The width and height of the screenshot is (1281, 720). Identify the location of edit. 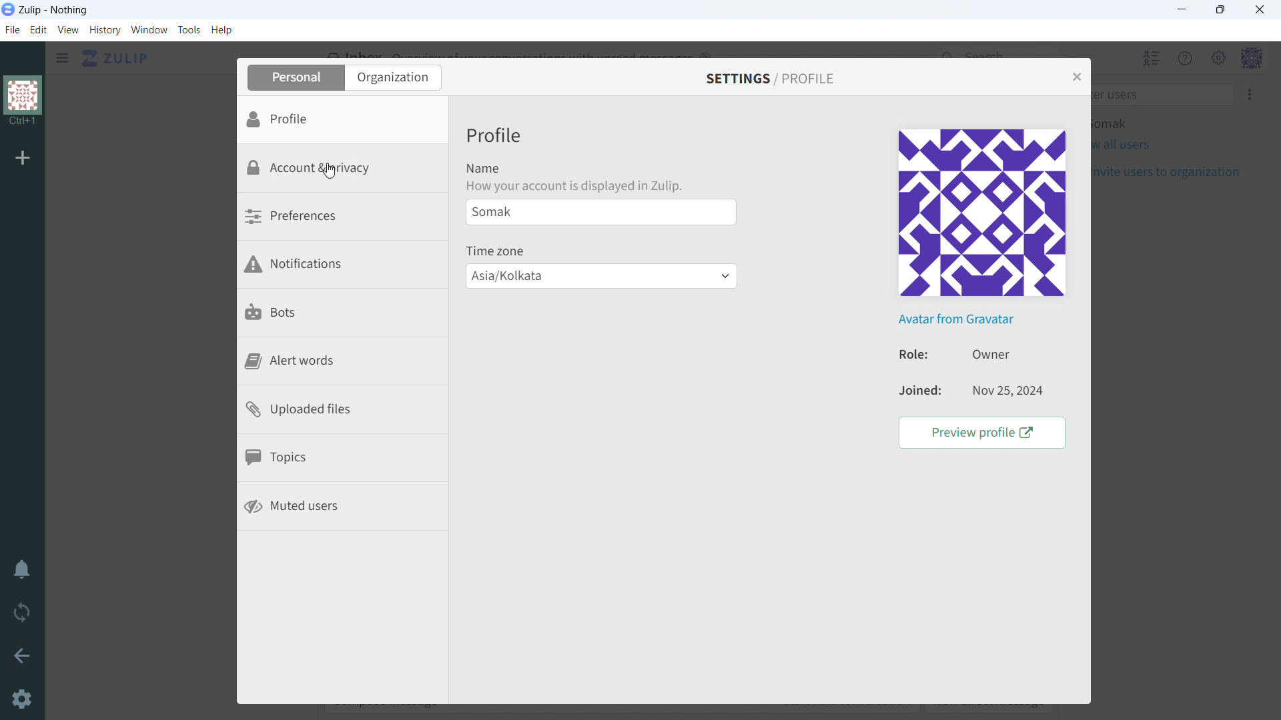
(38, 30).